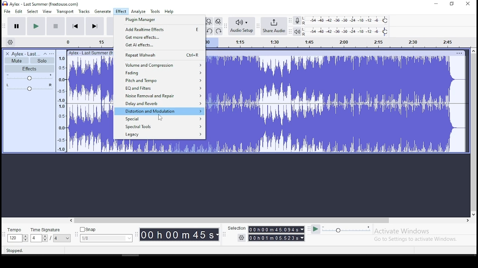 The width and height of the screenshot is (478, 268). What do you see at coordinates (242, 26) in the screenshot?
I see `audio setup` at bounding box center [242, 26].